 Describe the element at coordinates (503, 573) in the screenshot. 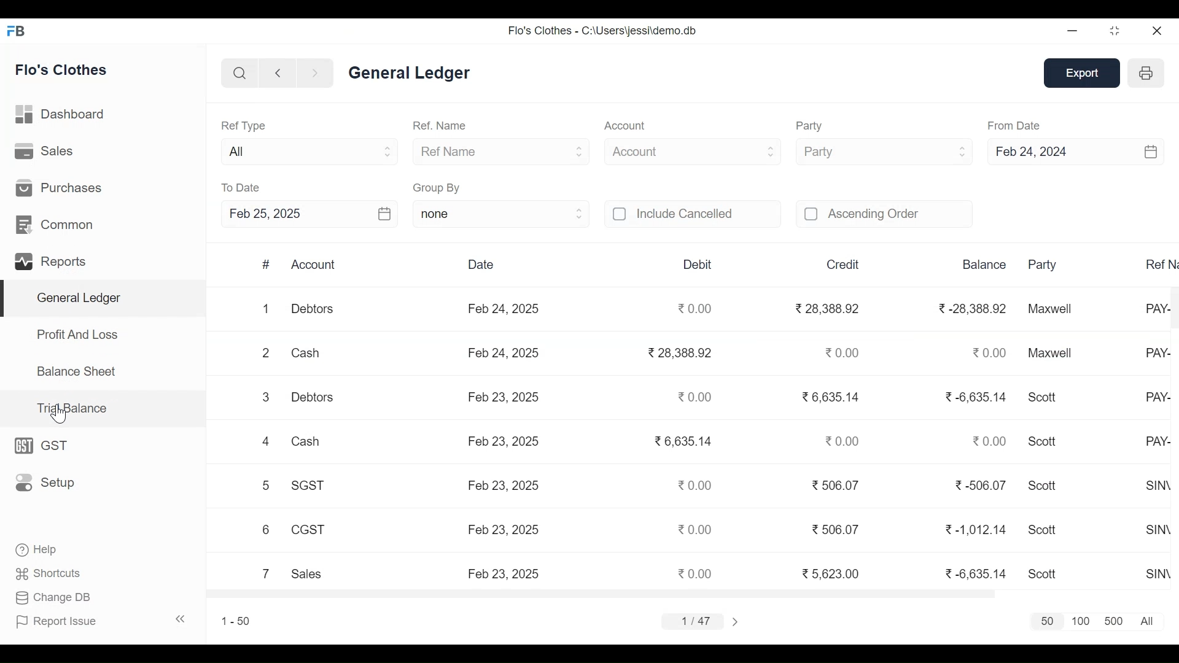

I see `Feb 23, 2025` at that location.